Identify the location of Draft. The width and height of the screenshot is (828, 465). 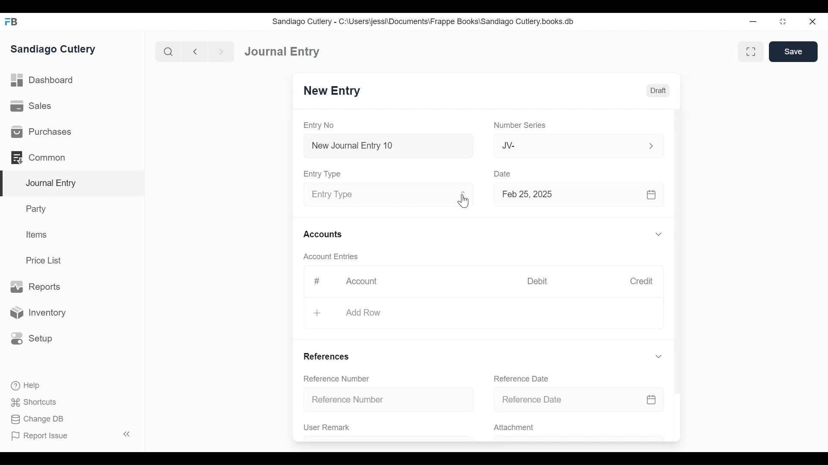
(659, 91).